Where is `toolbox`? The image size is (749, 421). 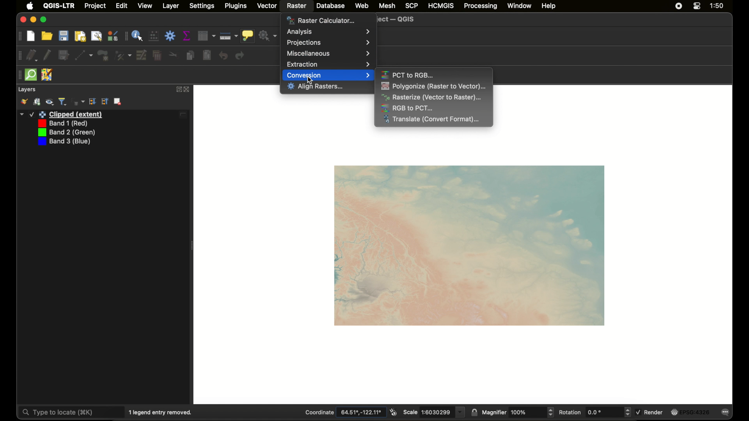 toolbox is located at coordinates (170, 36).